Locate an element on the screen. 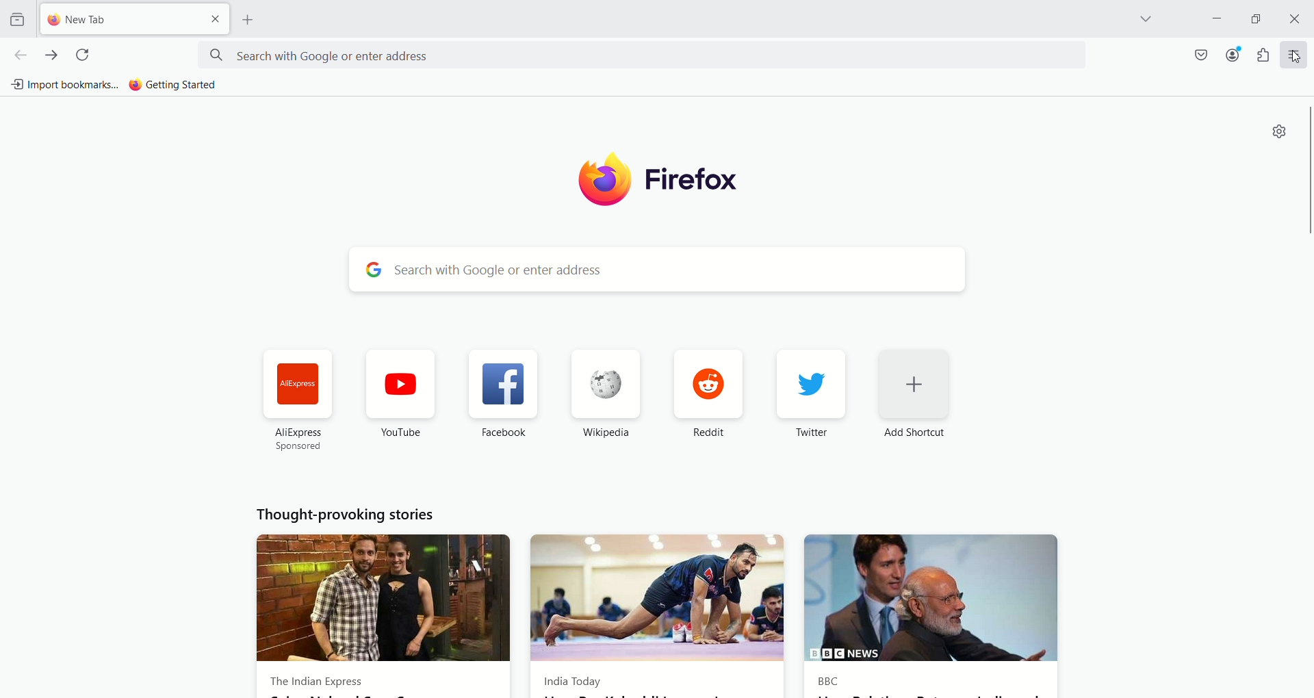 Image resolution: width=1314 pixels, height=698 pixels. logo is located at coordinates (600, 181).